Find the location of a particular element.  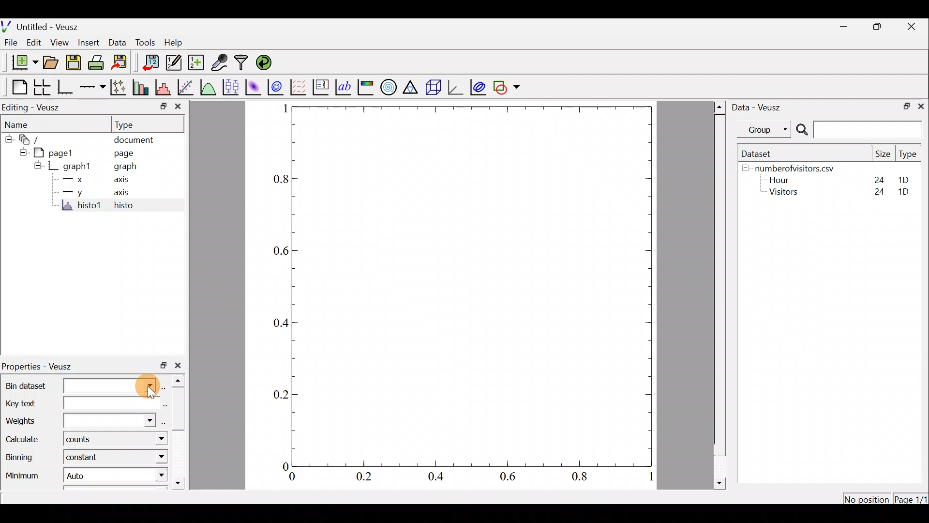

File is located at coordinates (11, 43).